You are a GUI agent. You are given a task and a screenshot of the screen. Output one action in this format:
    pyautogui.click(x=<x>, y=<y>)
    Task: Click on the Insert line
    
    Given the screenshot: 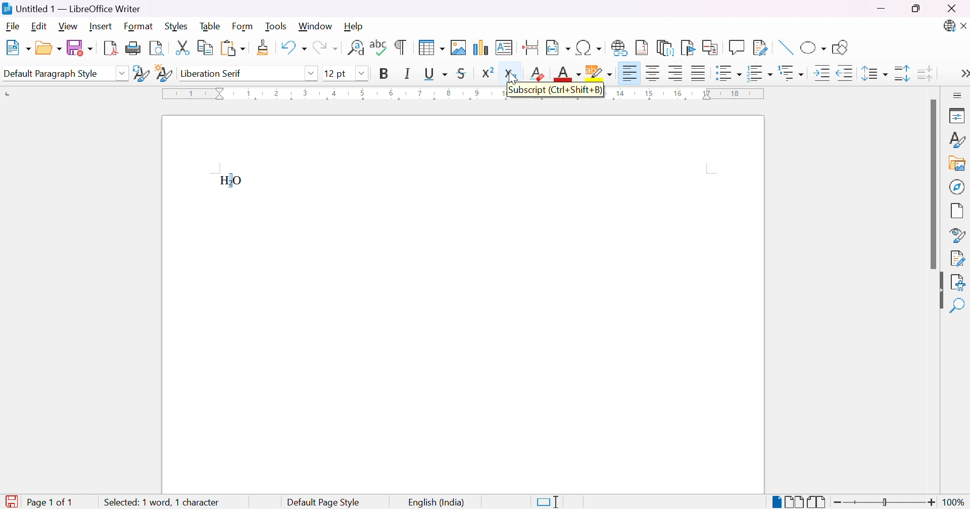 What is the action you would take?
    pyautogui.click(x=785, y=48)
    